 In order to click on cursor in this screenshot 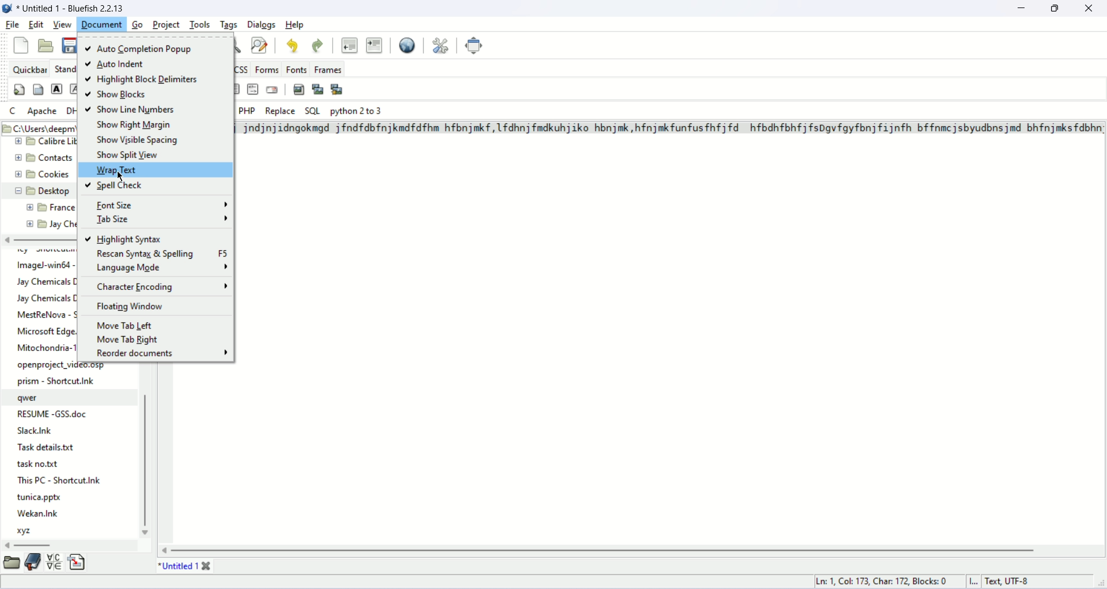, I will do `click(123, 175)`.